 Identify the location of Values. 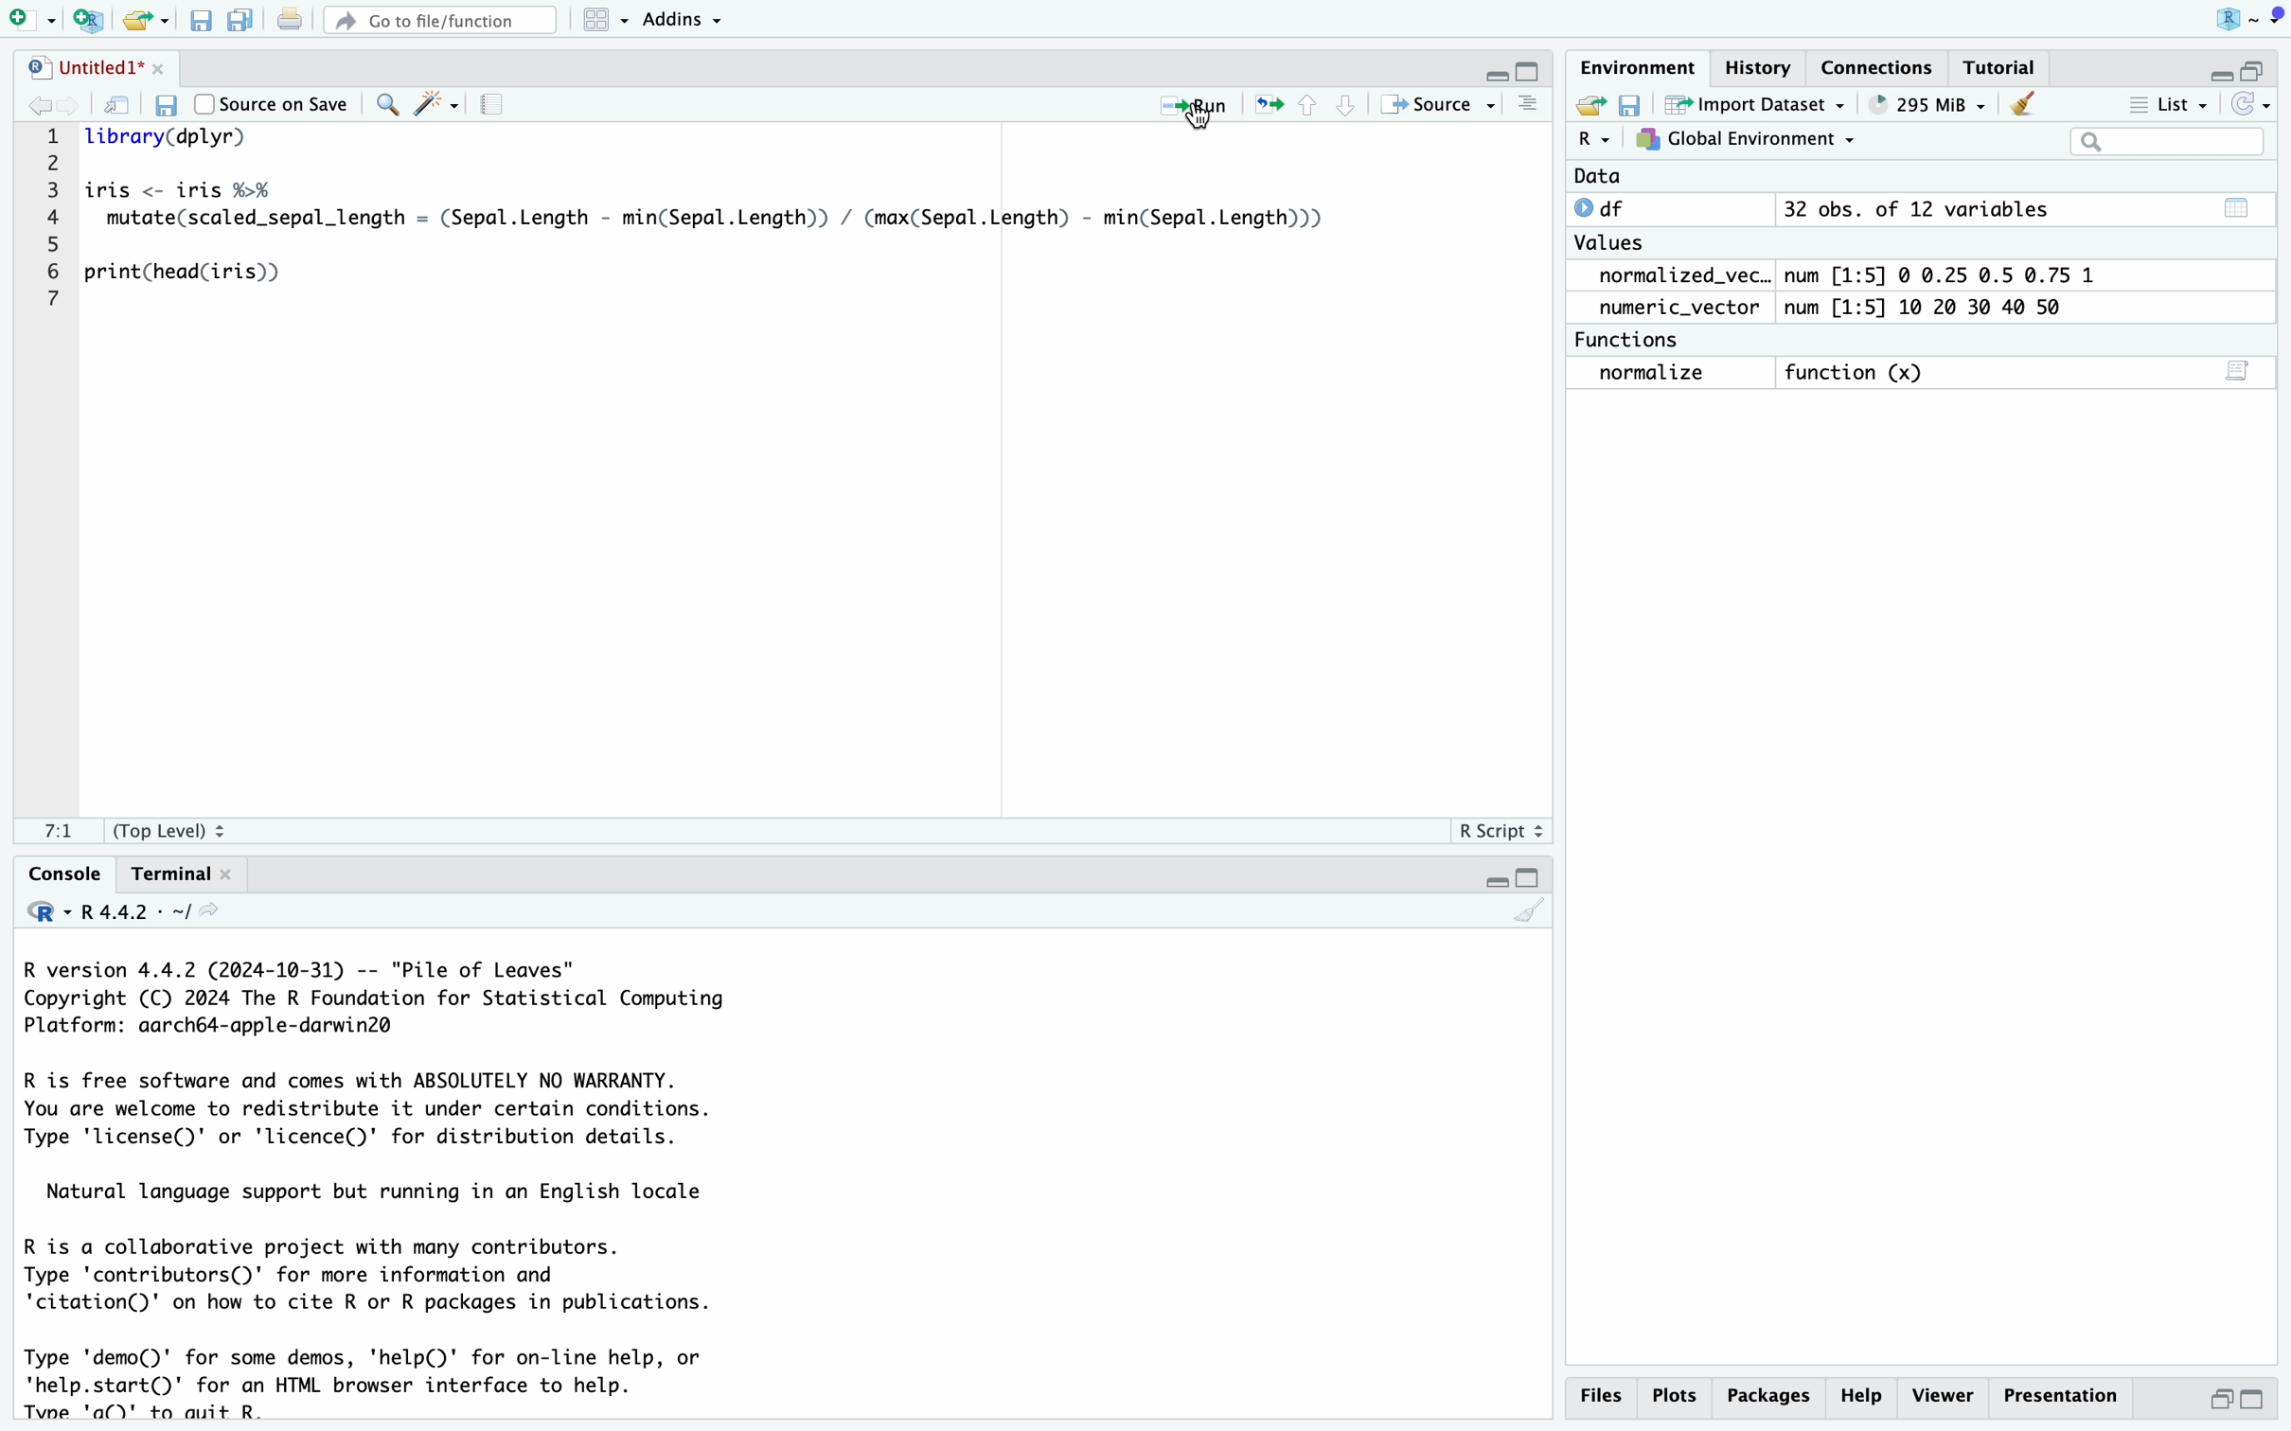
(1608, 247).